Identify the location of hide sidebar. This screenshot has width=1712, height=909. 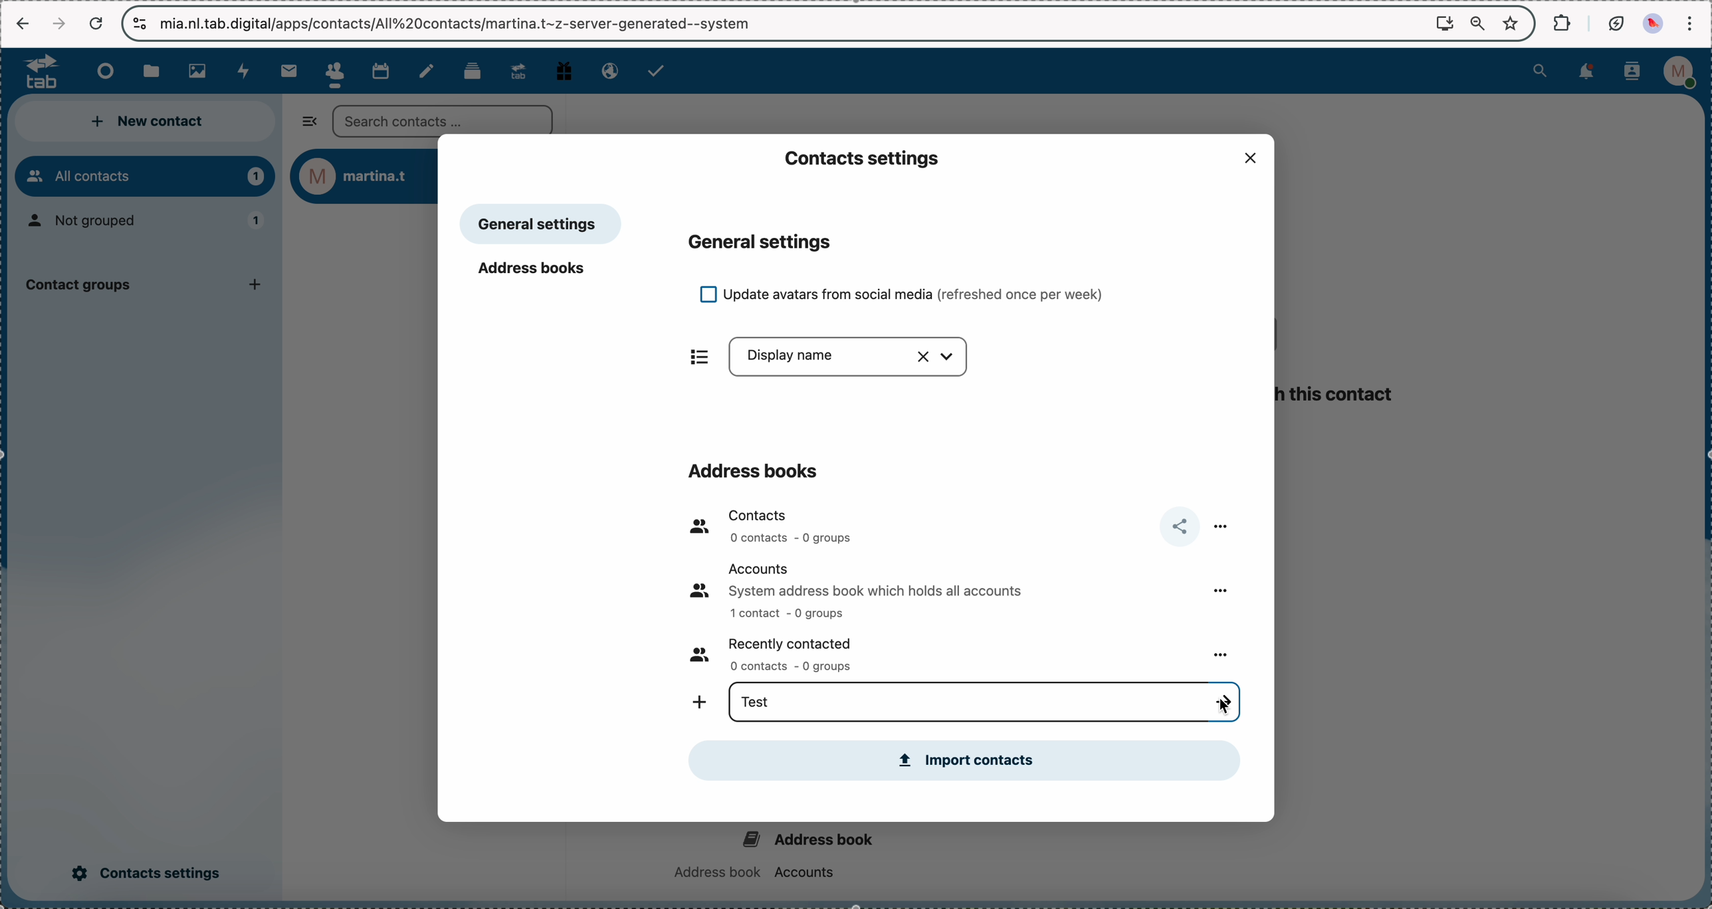
(306, 124).